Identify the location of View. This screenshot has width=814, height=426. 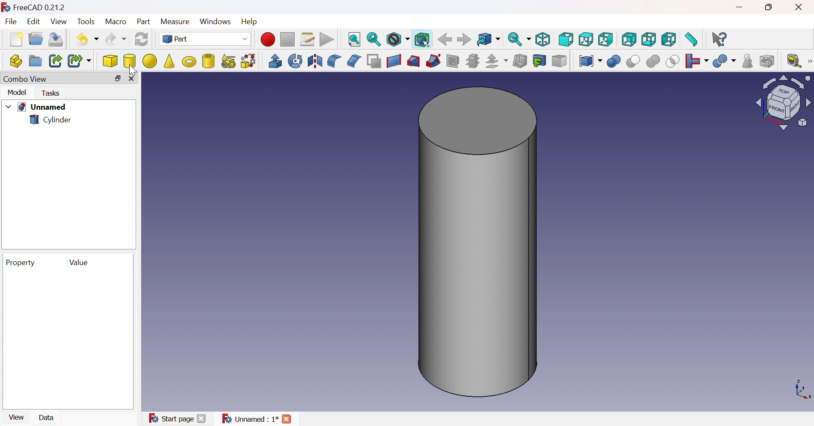
(60, 22).